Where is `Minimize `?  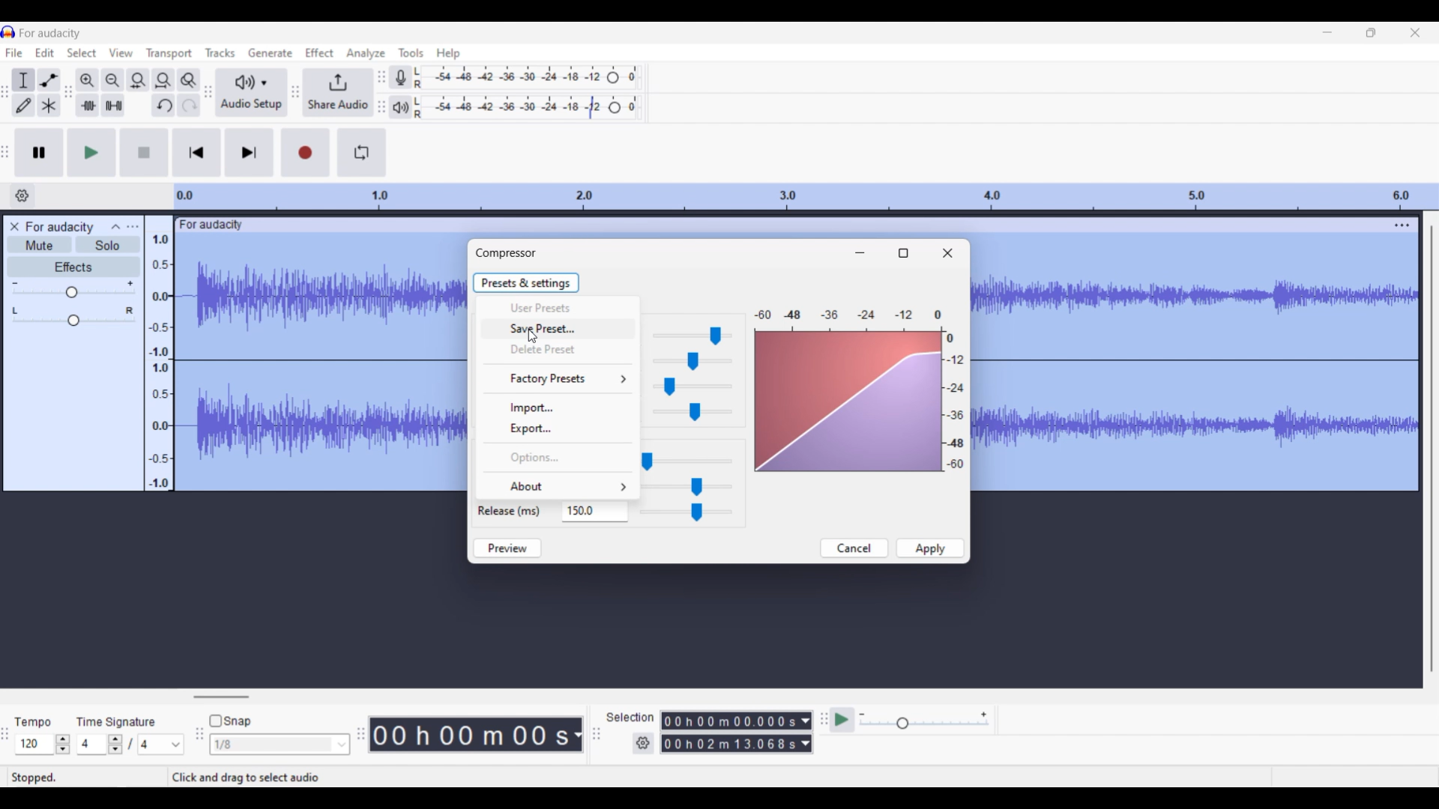 Minimize  is located at coordinates (1327, 32).